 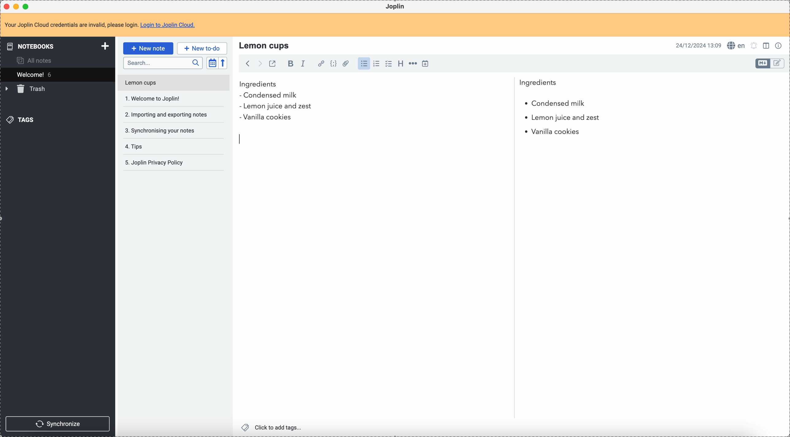 What do you see at coordinates (272, 65) in the screenshot?
I see `toggle external editing` at bounding box center [272, 65].